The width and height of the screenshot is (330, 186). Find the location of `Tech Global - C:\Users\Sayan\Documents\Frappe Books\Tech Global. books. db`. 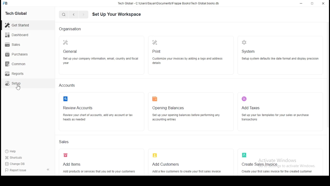

Tech Global - C:\Users\Sayan\Documents\Frappe Books\Tech Global. books. db is located at coordinates (168, 4).